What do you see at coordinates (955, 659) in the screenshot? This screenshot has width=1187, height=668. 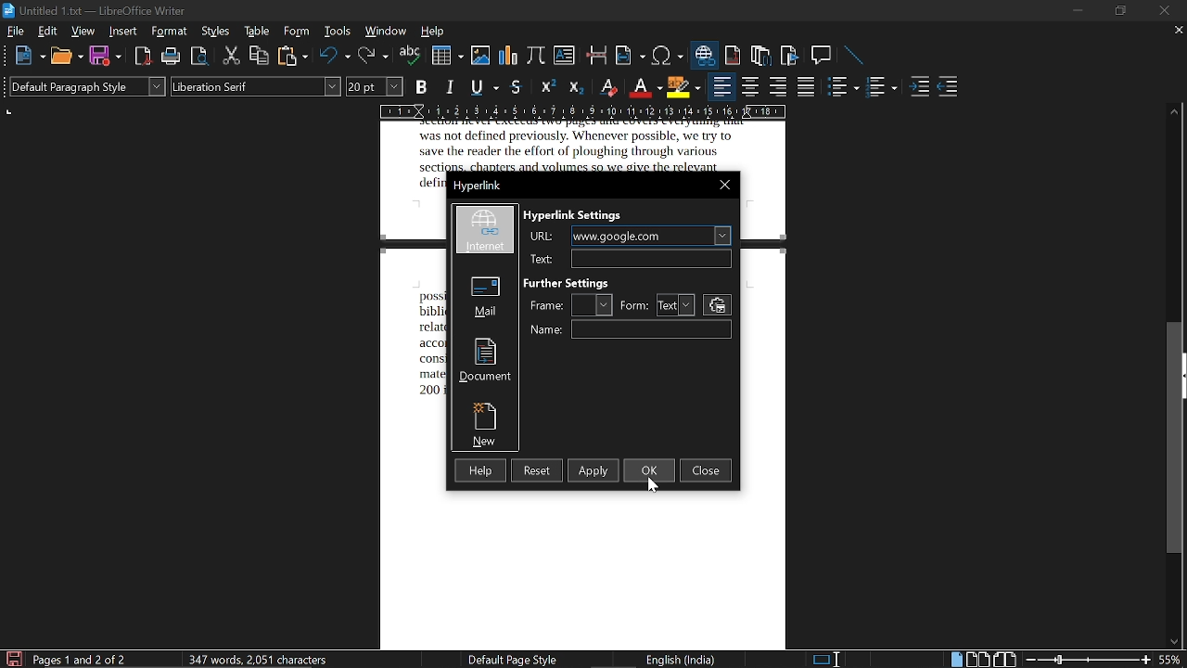 I see `single page view` at bounding box center [955, 659].